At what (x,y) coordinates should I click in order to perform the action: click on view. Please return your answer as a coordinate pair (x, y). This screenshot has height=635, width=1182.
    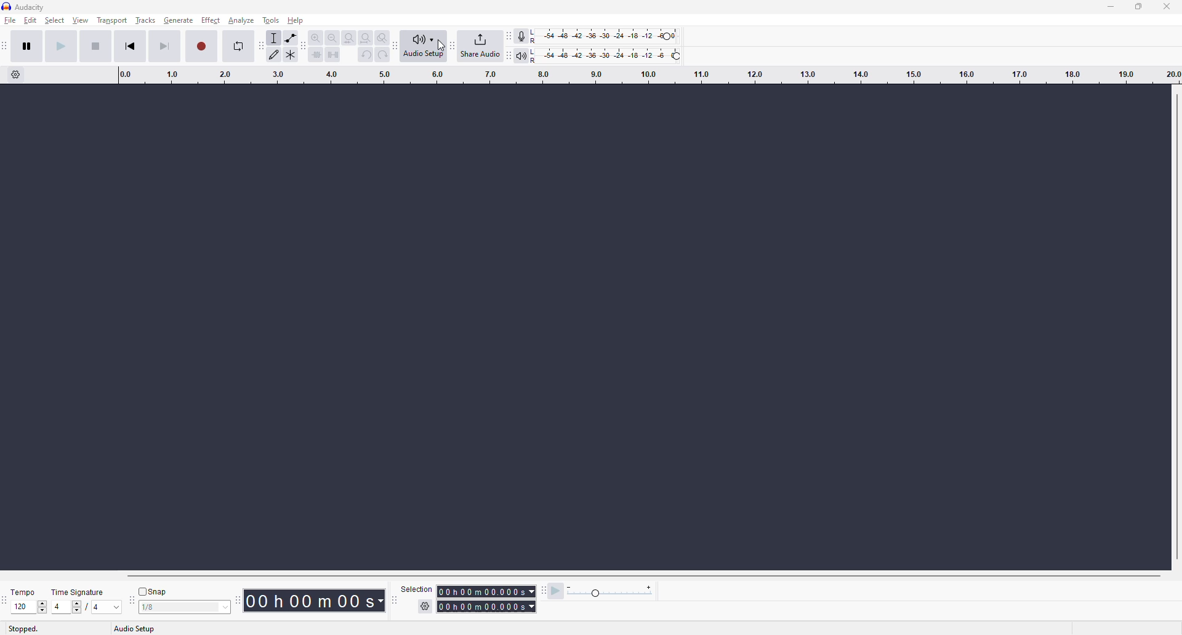
    Looking at the image, I should click on (78, 20).